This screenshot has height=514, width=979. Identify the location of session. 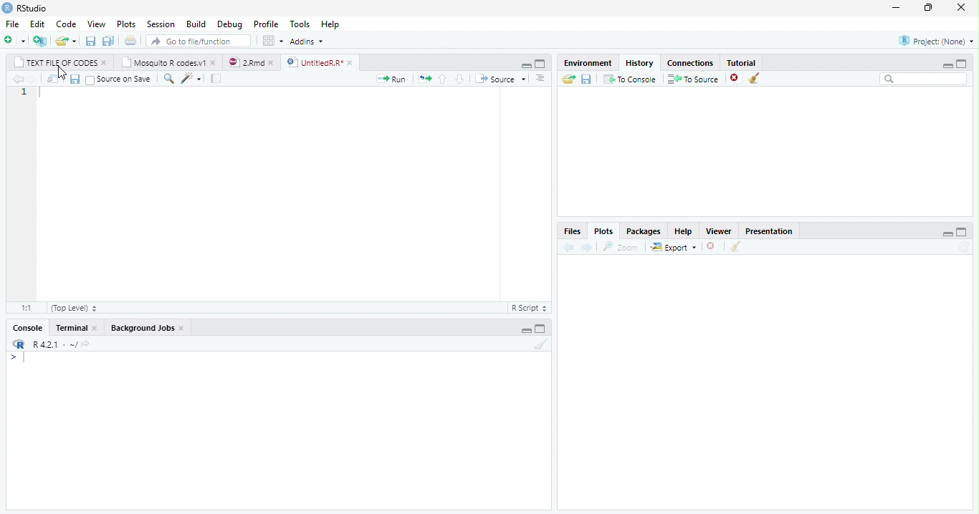
(159, 24).